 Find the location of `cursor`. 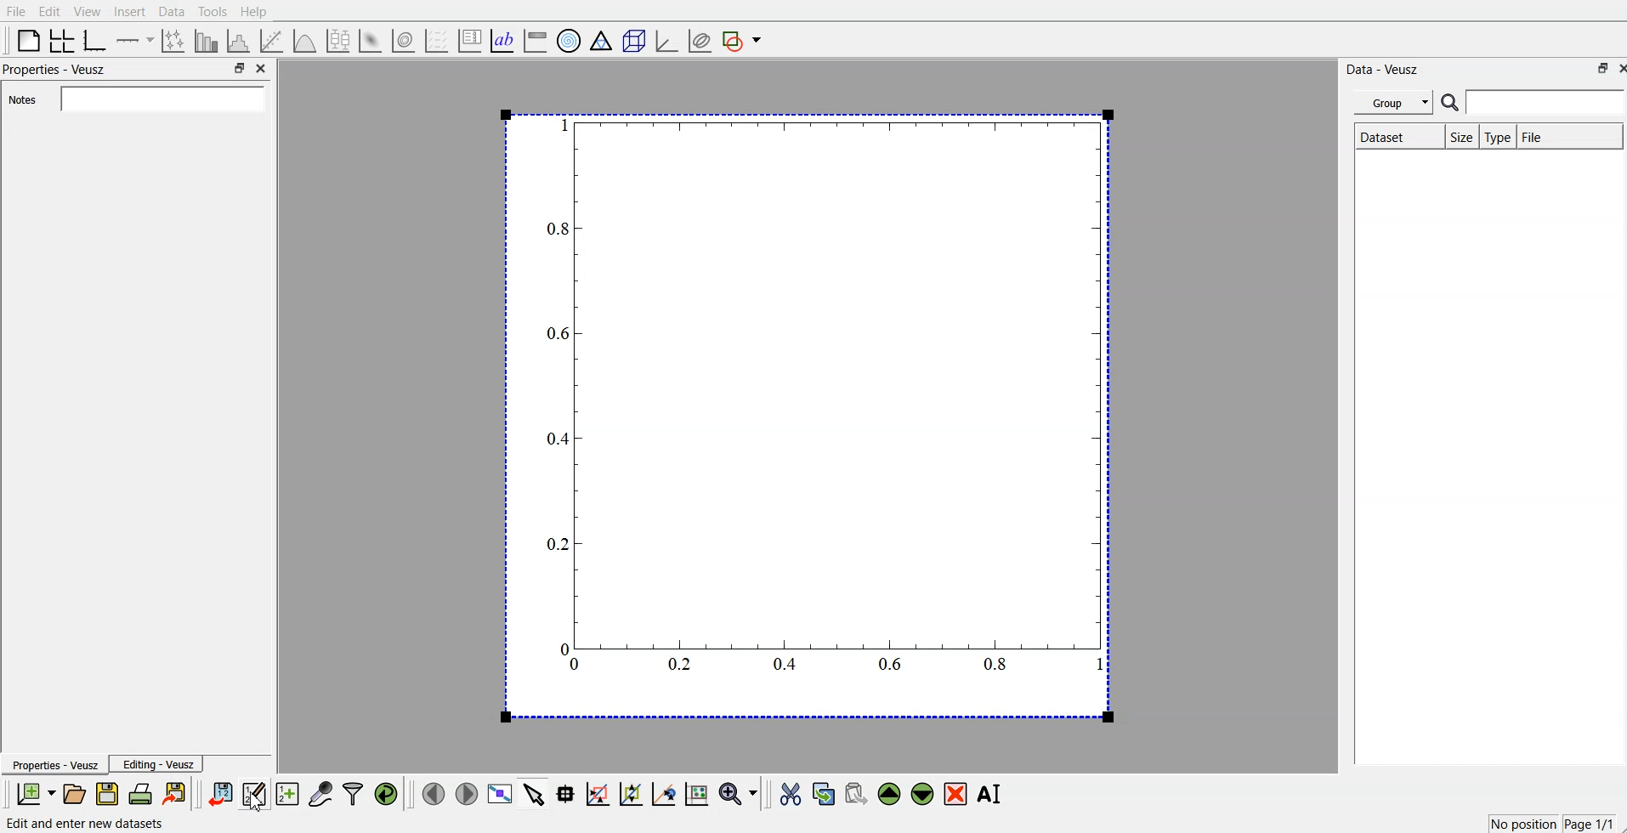

cursor is located at coordinates (258, 800).